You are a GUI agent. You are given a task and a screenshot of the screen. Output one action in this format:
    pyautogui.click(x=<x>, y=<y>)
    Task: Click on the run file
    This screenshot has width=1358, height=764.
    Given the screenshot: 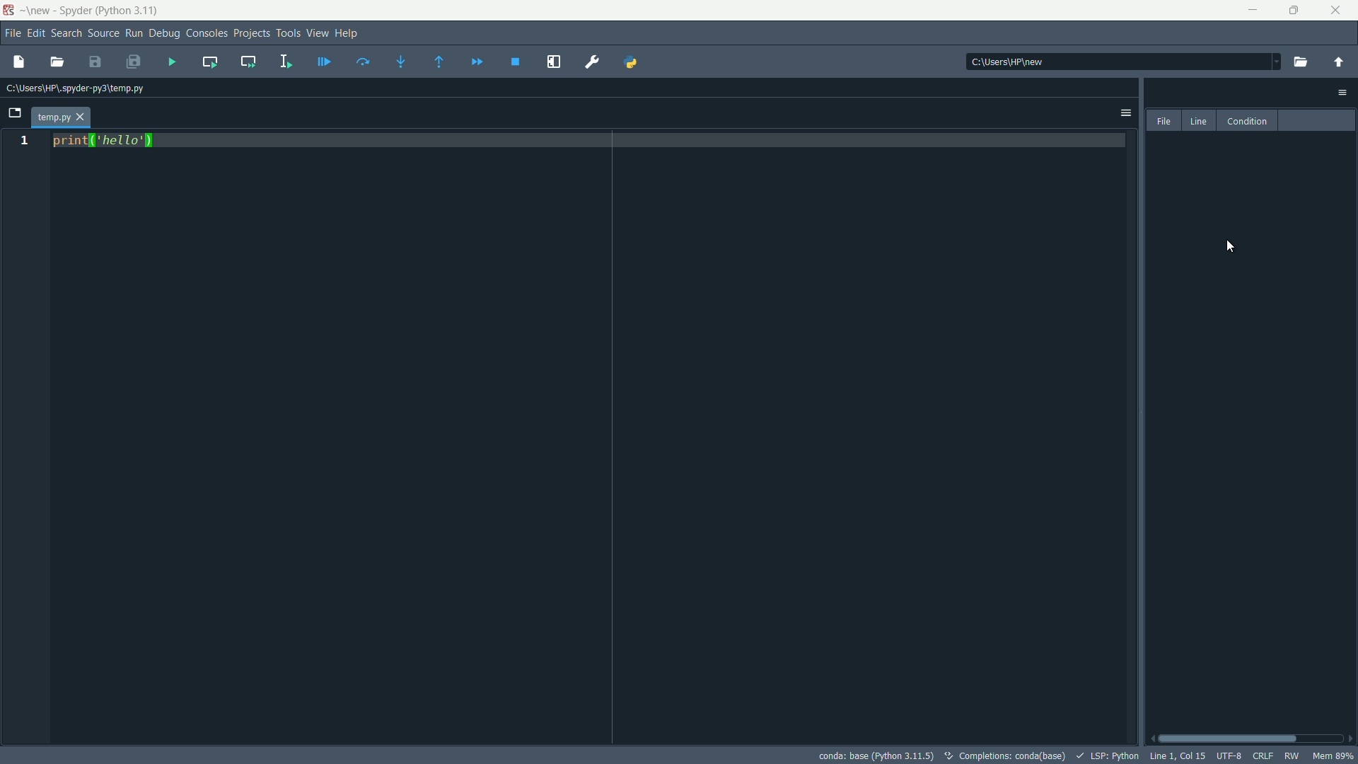 What is the action you would take?
    pyautogui.click(x=172, y=61)
    